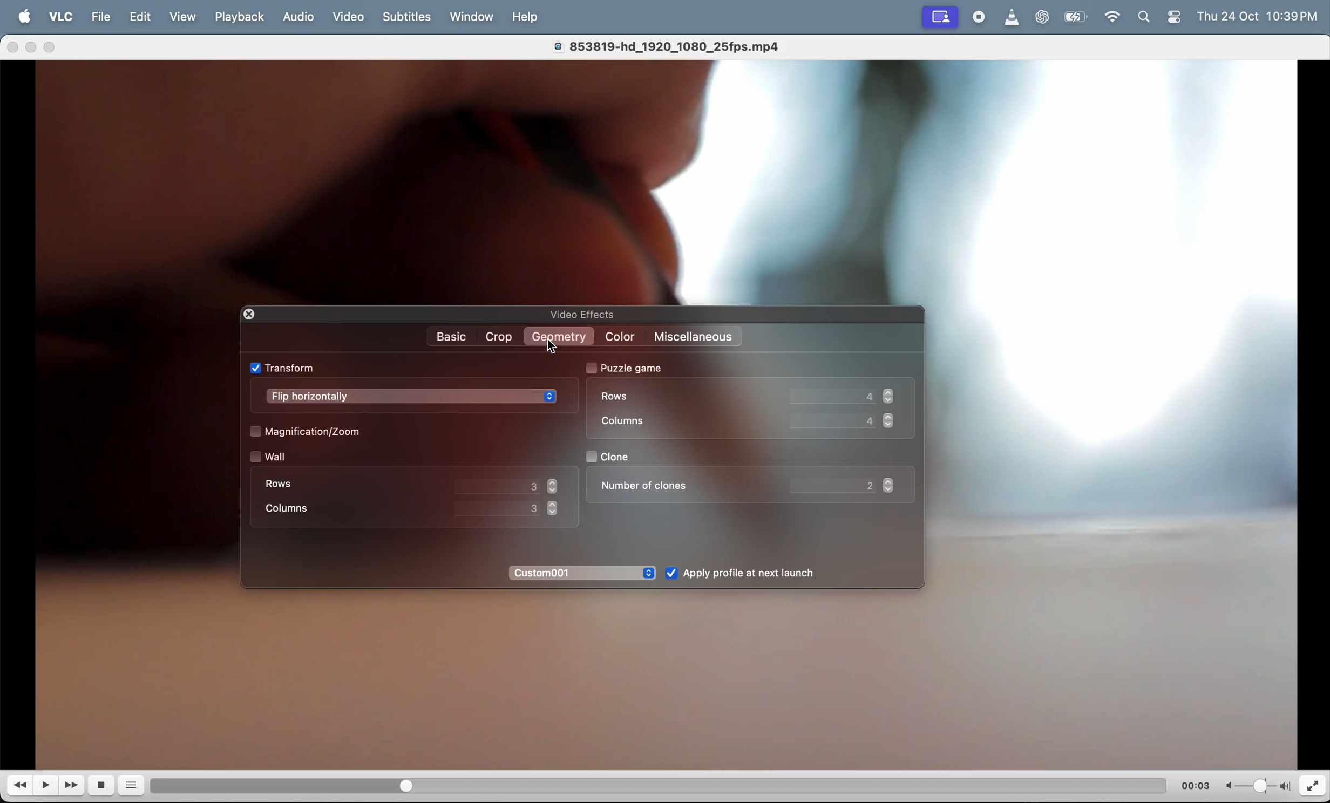  Describe the element at coordinates (300, 18) in the screenshot. I see `Audio` at that location.